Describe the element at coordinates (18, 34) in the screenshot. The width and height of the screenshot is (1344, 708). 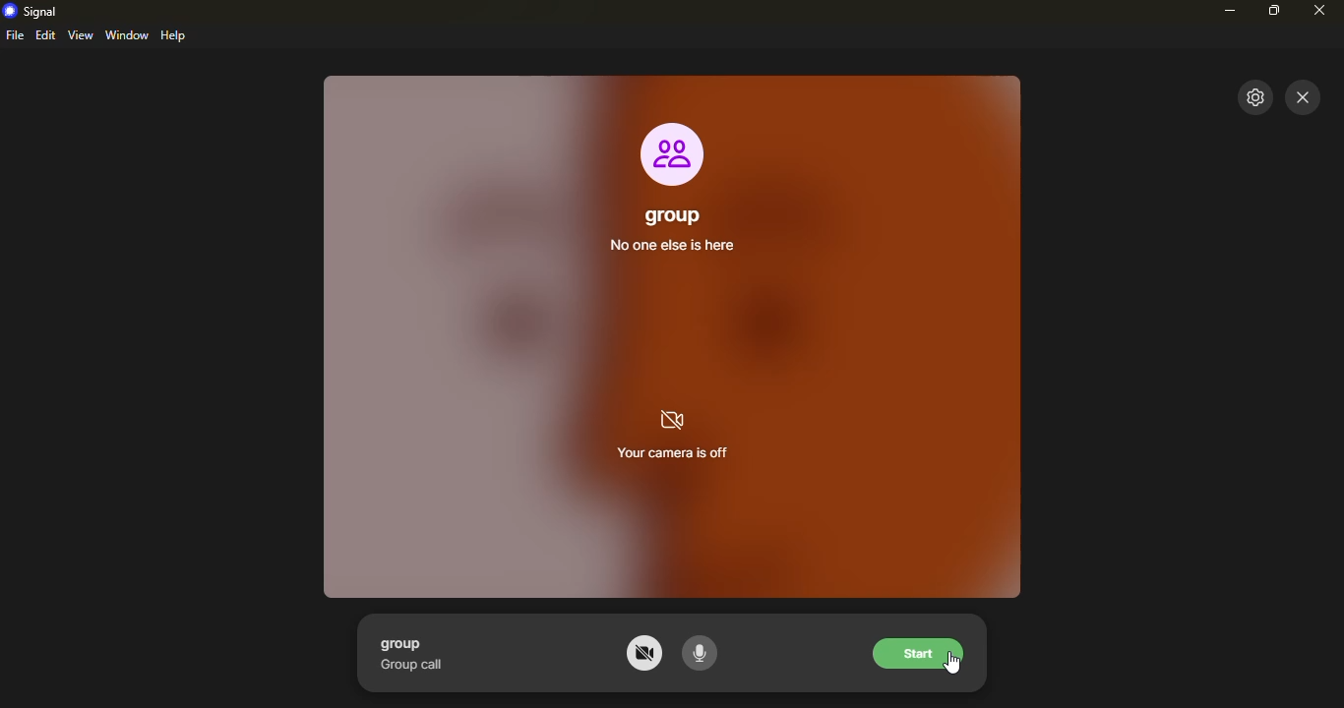
I see `file` at that location.